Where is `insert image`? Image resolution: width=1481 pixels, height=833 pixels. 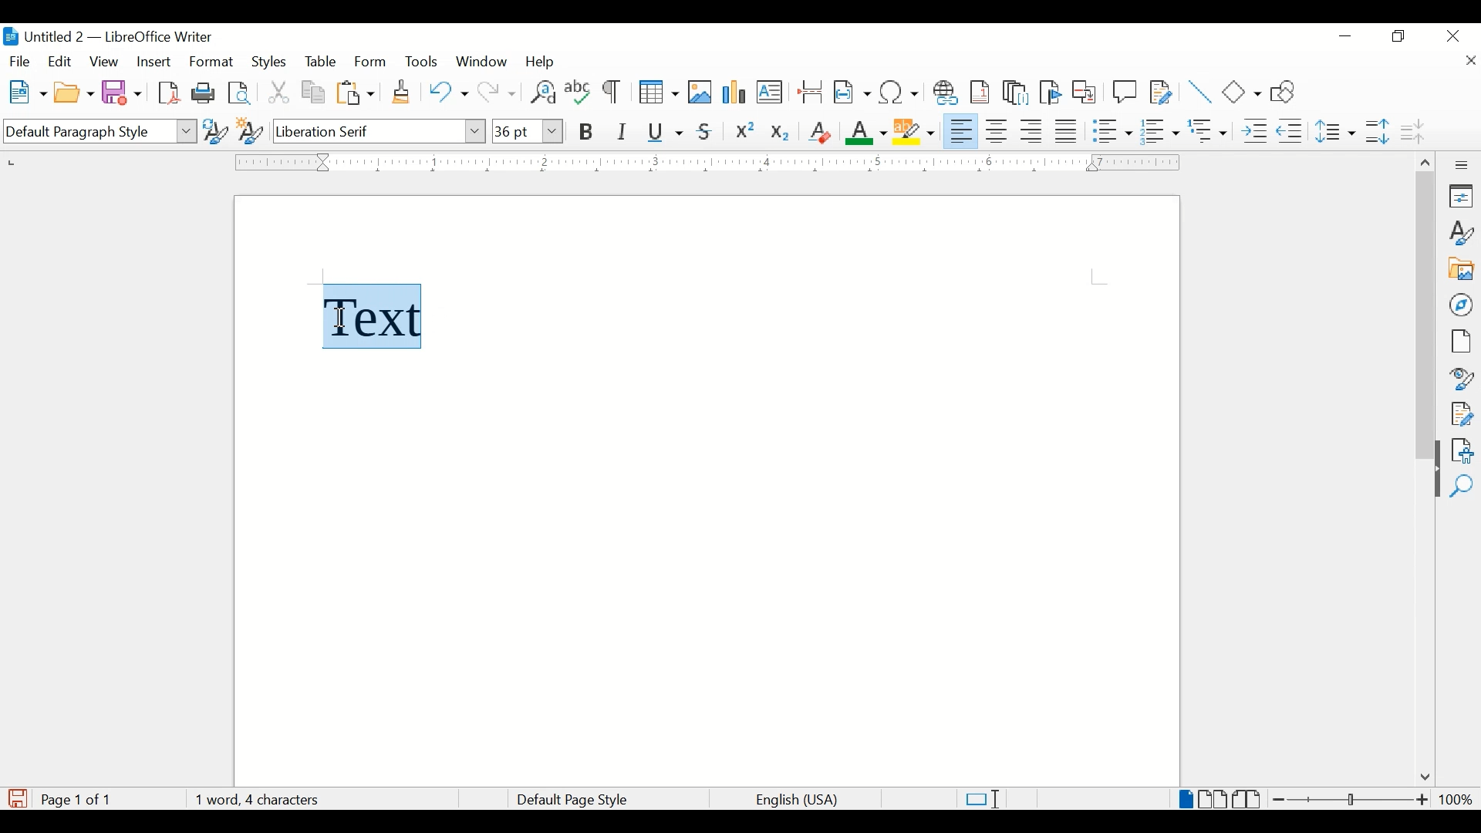 insert image is located at coordinates (700, 92).